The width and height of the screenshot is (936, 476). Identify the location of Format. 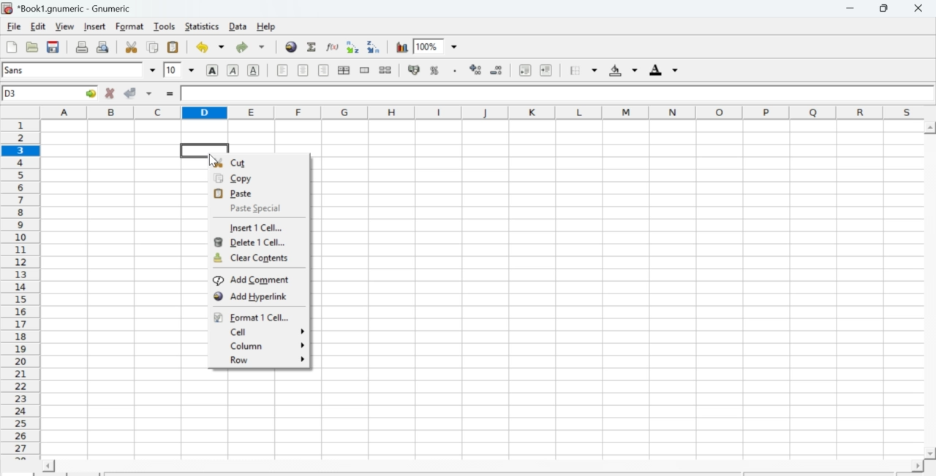
(130, 26).